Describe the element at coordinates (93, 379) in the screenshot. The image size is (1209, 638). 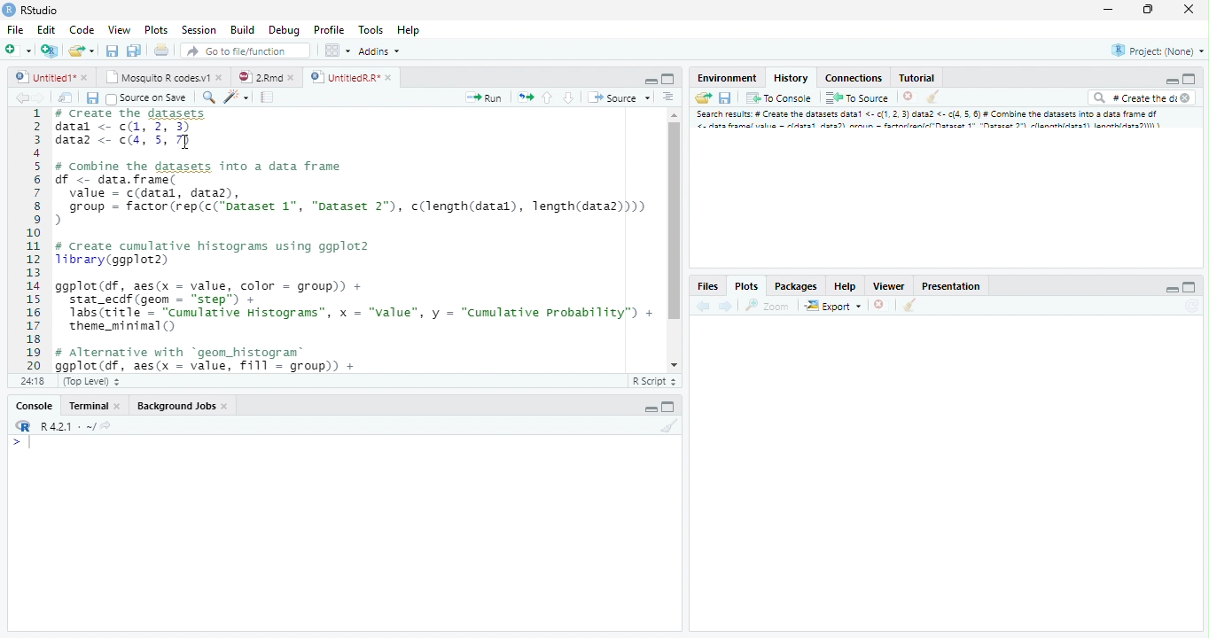
I see `Top level` at that location.